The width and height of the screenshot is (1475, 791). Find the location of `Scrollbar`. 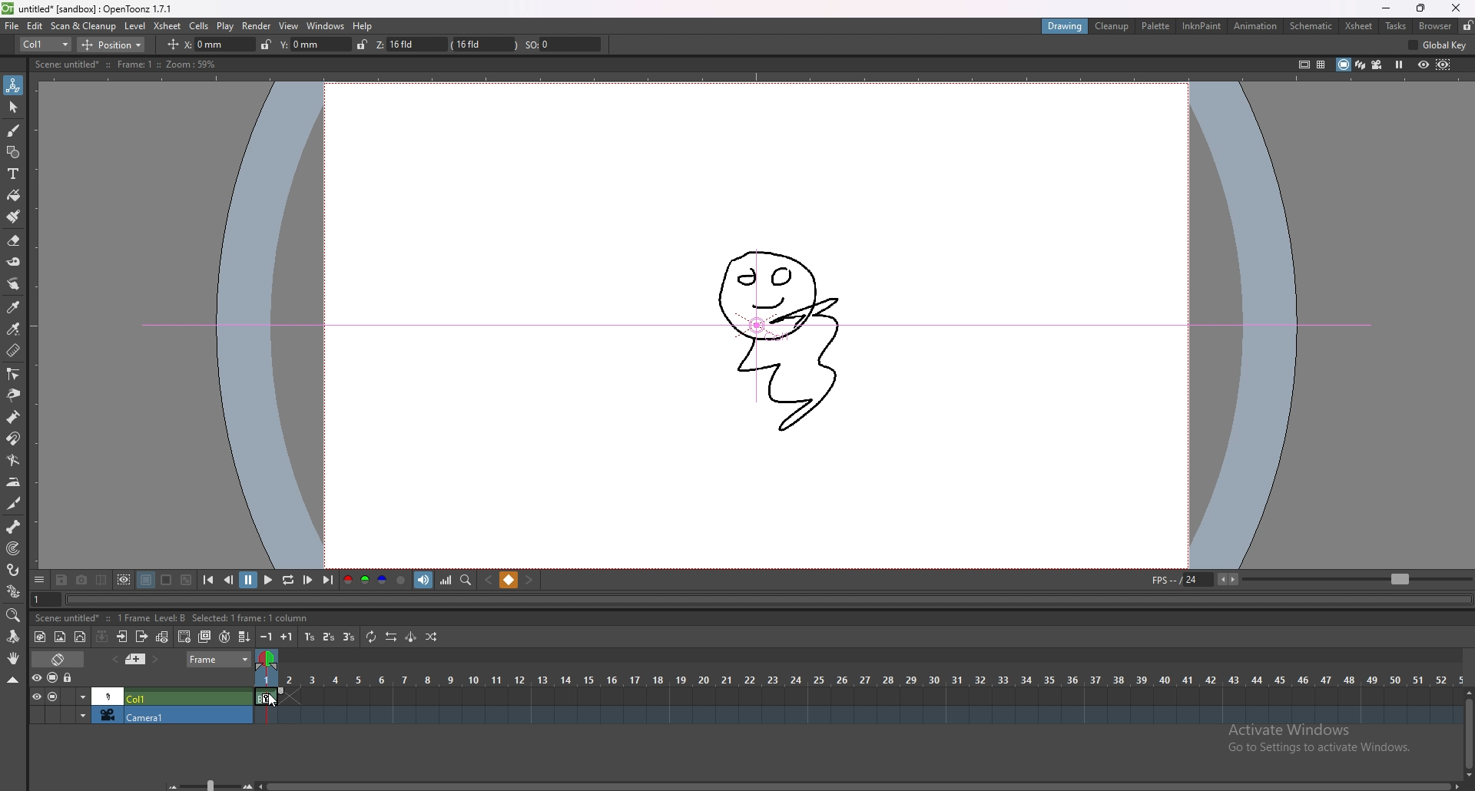

Scrollbar is located at coordinates (861, 783).